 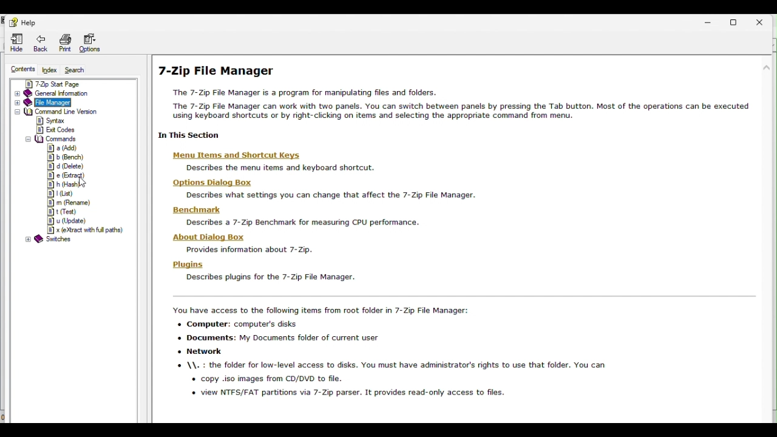 I want to click on h(hash), so click(x=59, y=184).